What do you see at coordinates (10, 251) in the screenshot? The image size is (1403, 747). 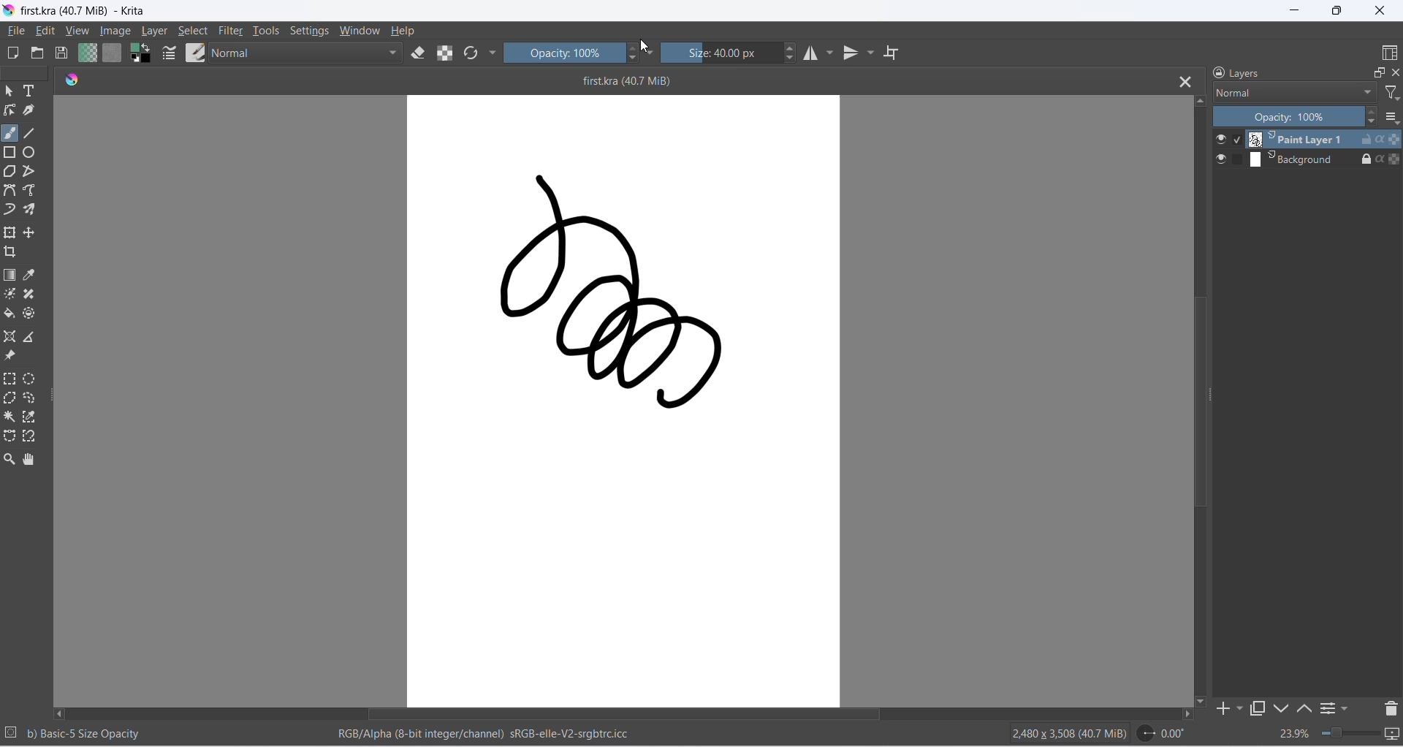 I see `crop image` at bounding box center [10, 251].